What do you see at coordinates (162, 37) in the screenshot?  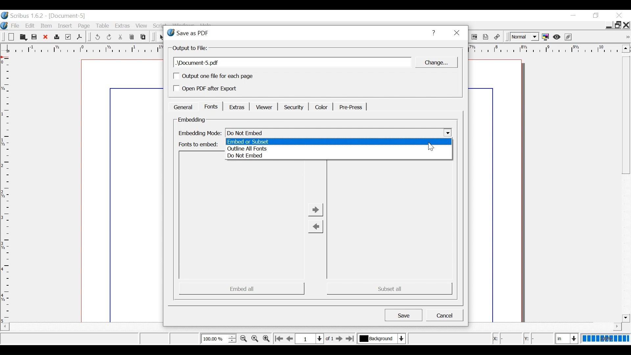 I see `Select` at bounding box center [162, 37].